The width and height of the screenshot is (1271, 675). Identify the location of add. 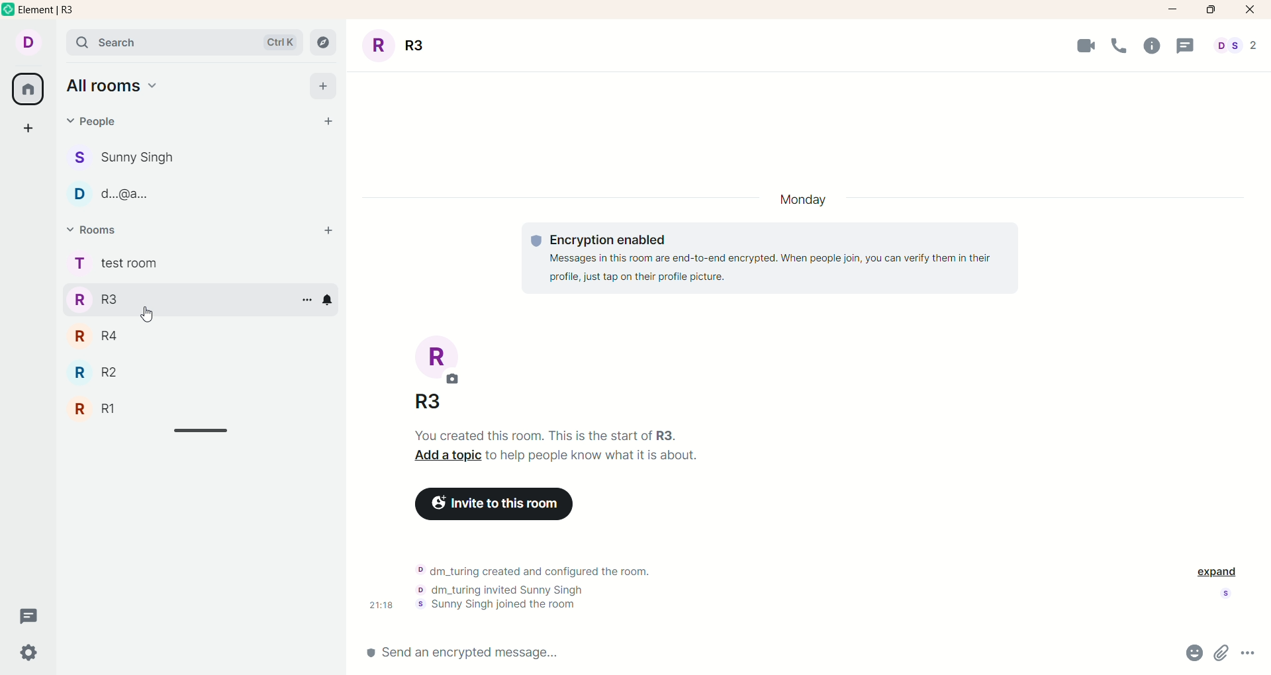
(327, 234).